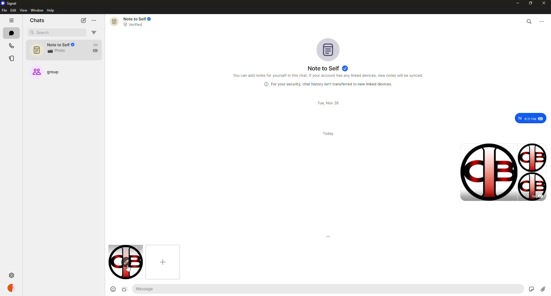 The height and width of the screenshot is (296, 551). Describe the element at coordinates (95, 20) in the screenshot. I see `more` at that location.